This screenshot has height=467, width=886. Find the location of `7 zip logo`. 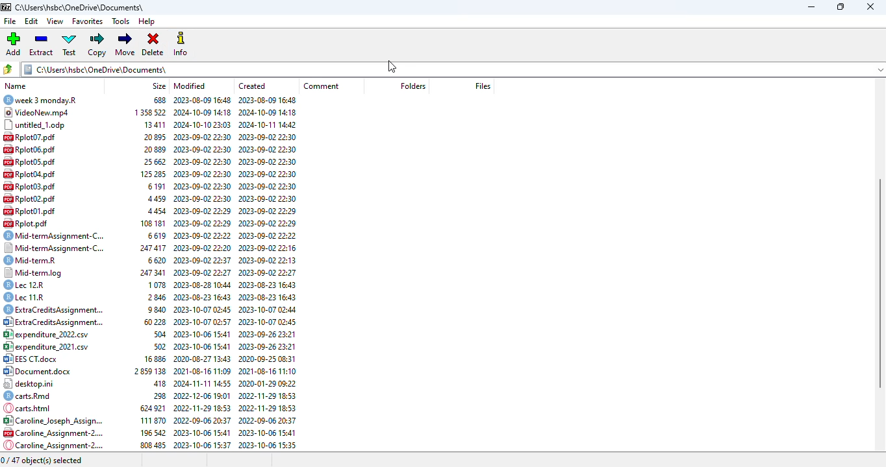

7 zip logo is located at coordinates (6, 8).